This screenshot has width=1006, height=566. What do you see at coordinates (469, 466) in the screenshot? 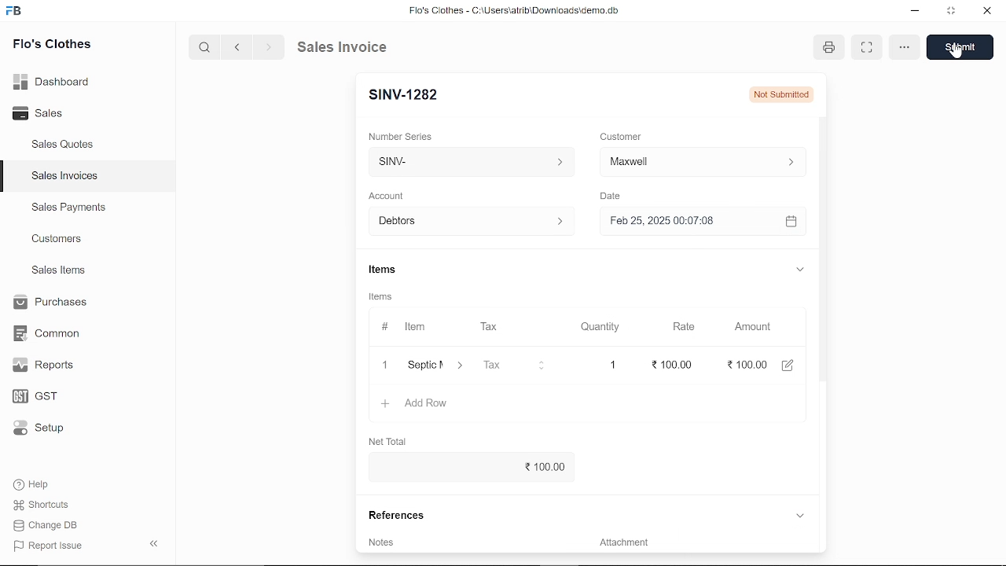
I see `0.00` at bounding box center [469, 466].